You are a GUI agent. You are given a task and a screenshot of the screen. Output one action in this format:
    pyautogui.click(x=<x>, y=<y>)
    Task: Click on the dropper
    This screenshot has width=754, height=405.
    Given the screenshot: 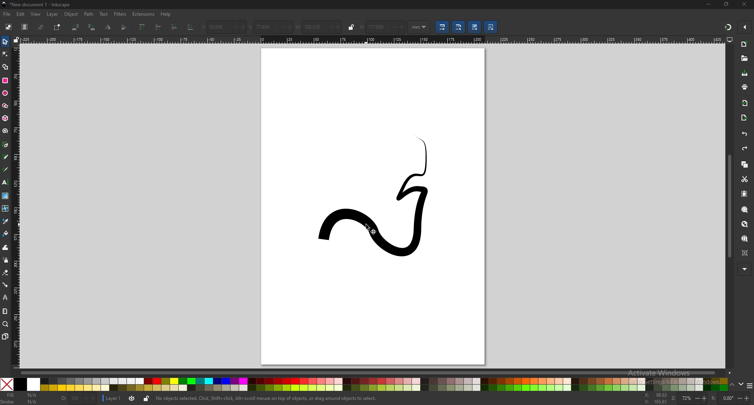 What is the action you would take?
    pyautogui.click(x=5, y=221)
    